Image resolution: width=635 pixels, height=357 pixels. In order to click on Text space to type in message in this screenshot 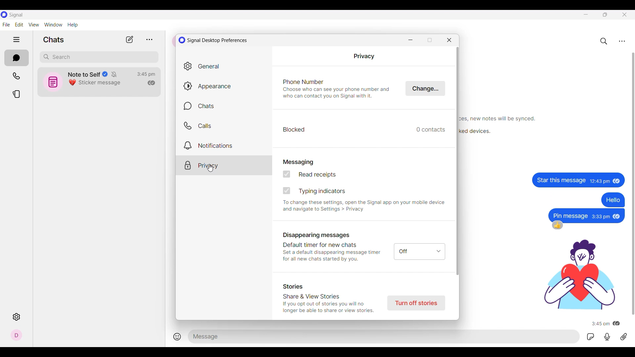, I will do `click(385, 337)`.